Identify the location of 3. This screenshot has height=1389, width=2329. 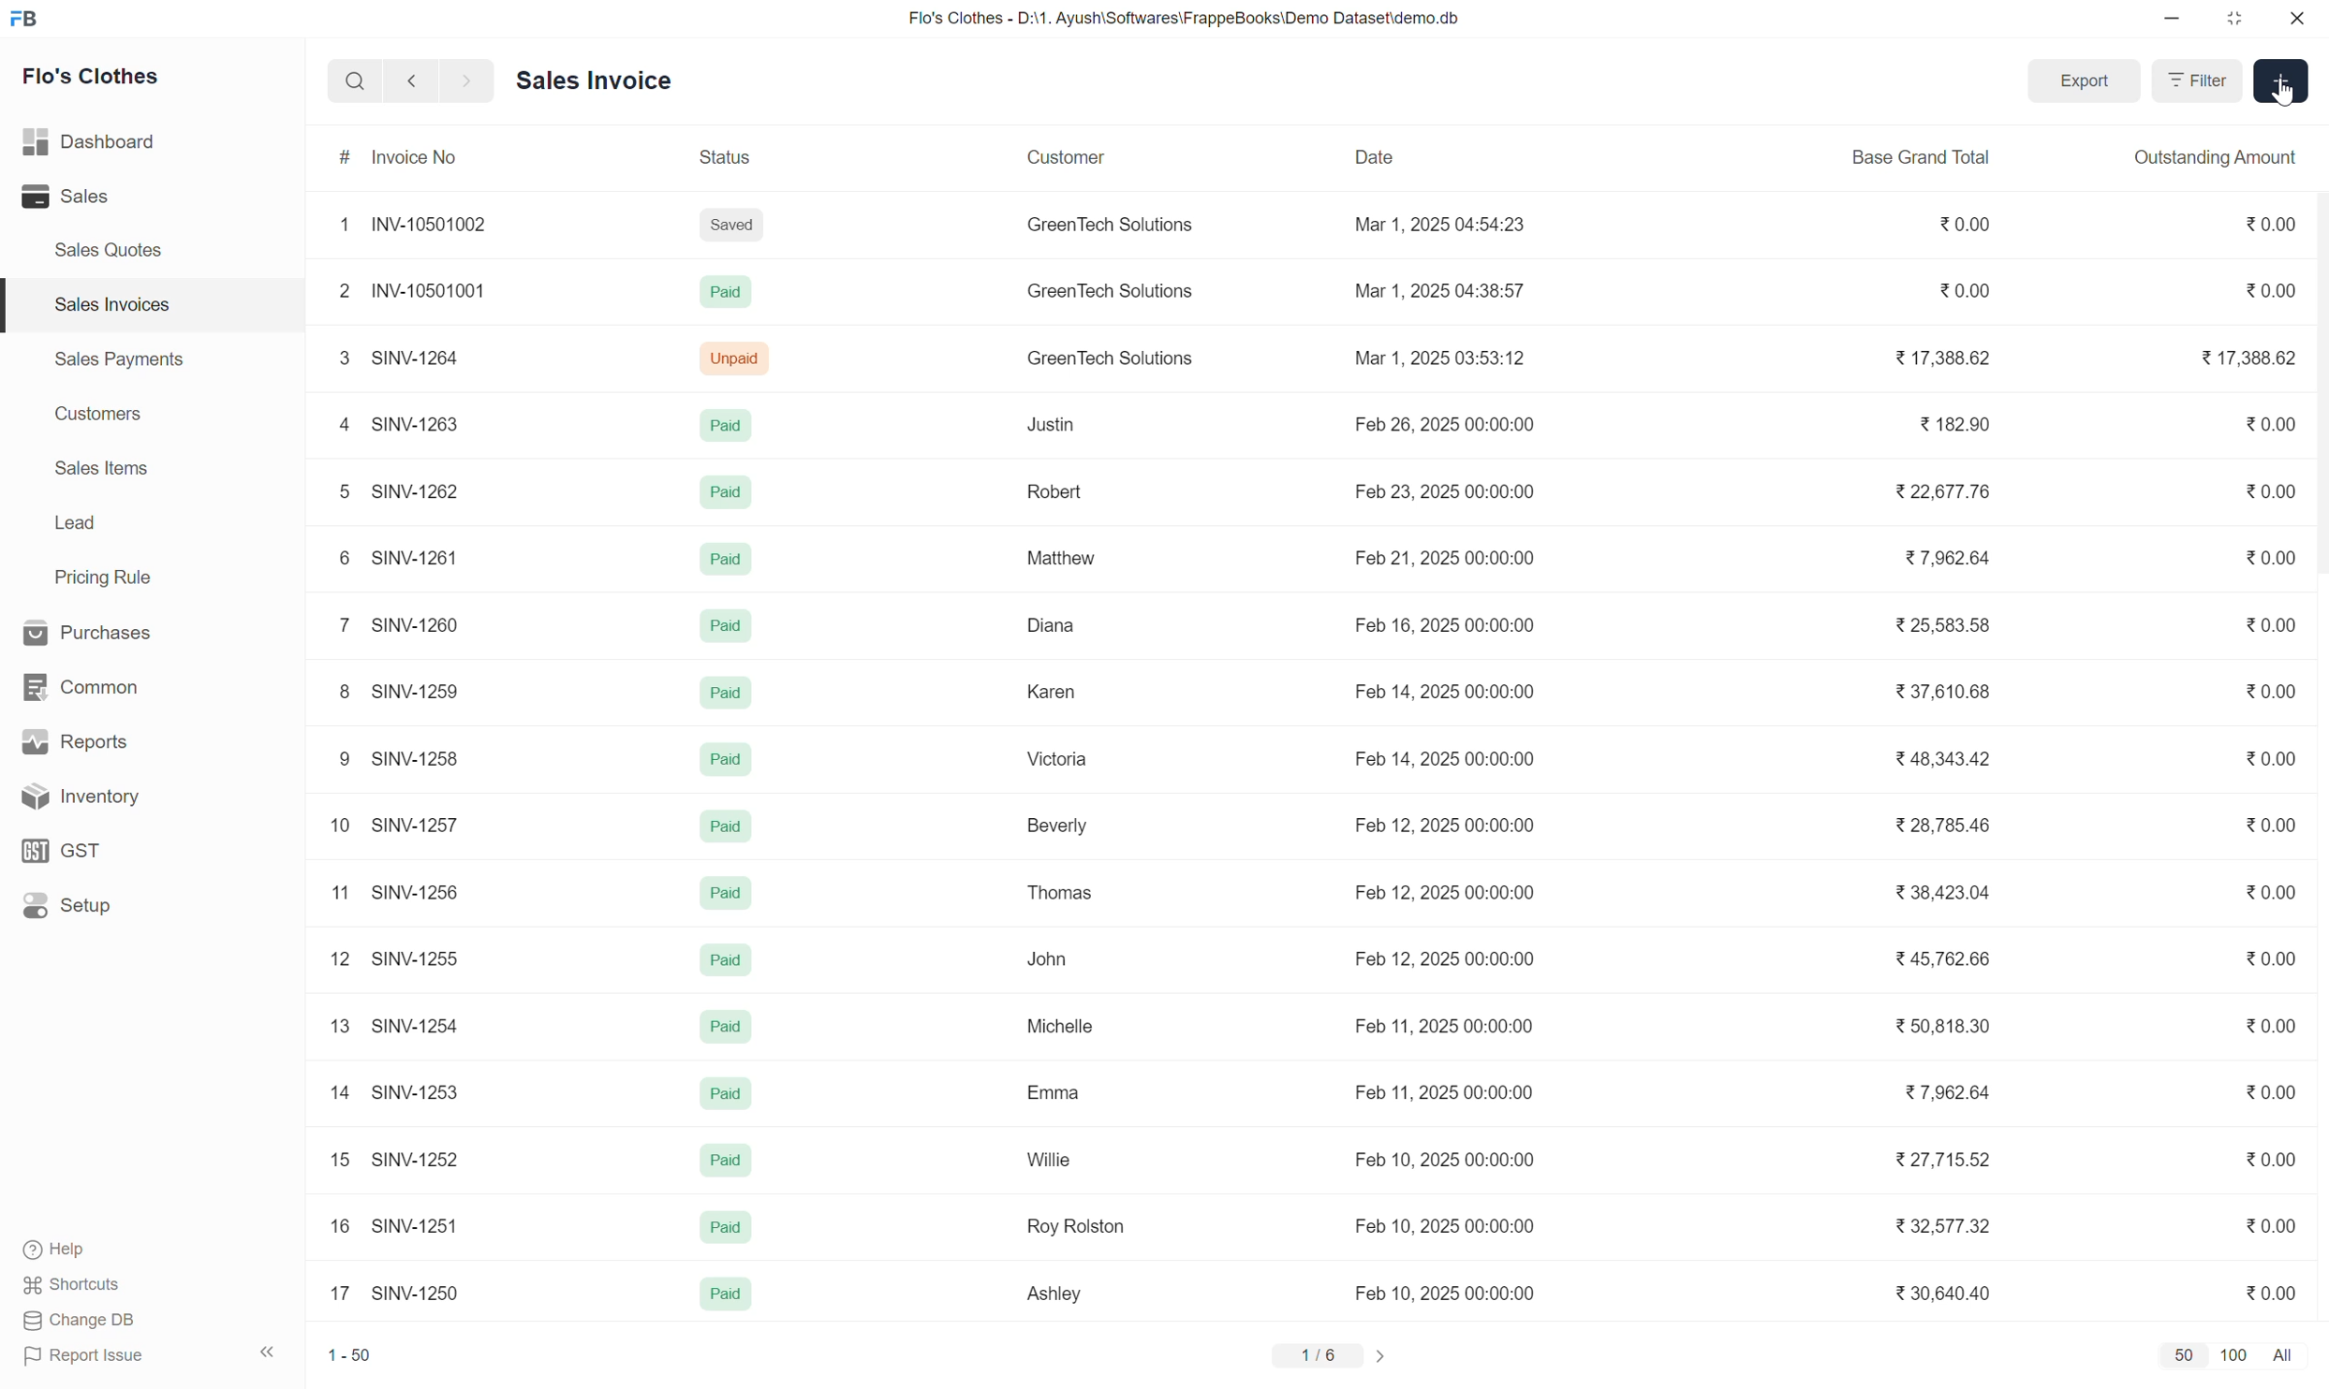
(337, 359).